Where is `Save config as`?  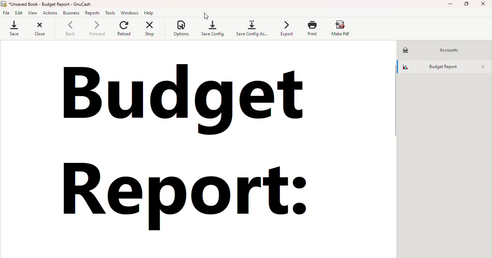 Save config as is located at coordinates (253, 28).